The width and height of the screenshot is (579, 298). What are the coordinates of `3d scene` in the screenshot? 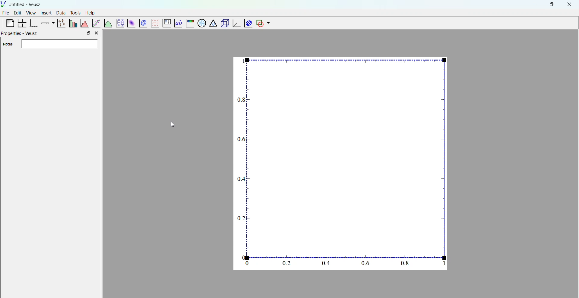 It's located at (224, 23).